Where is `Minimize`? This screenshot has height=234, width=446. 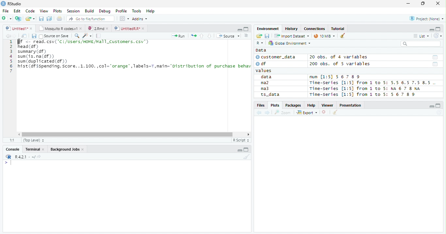 Minimize is located at coordinates (408, 4).